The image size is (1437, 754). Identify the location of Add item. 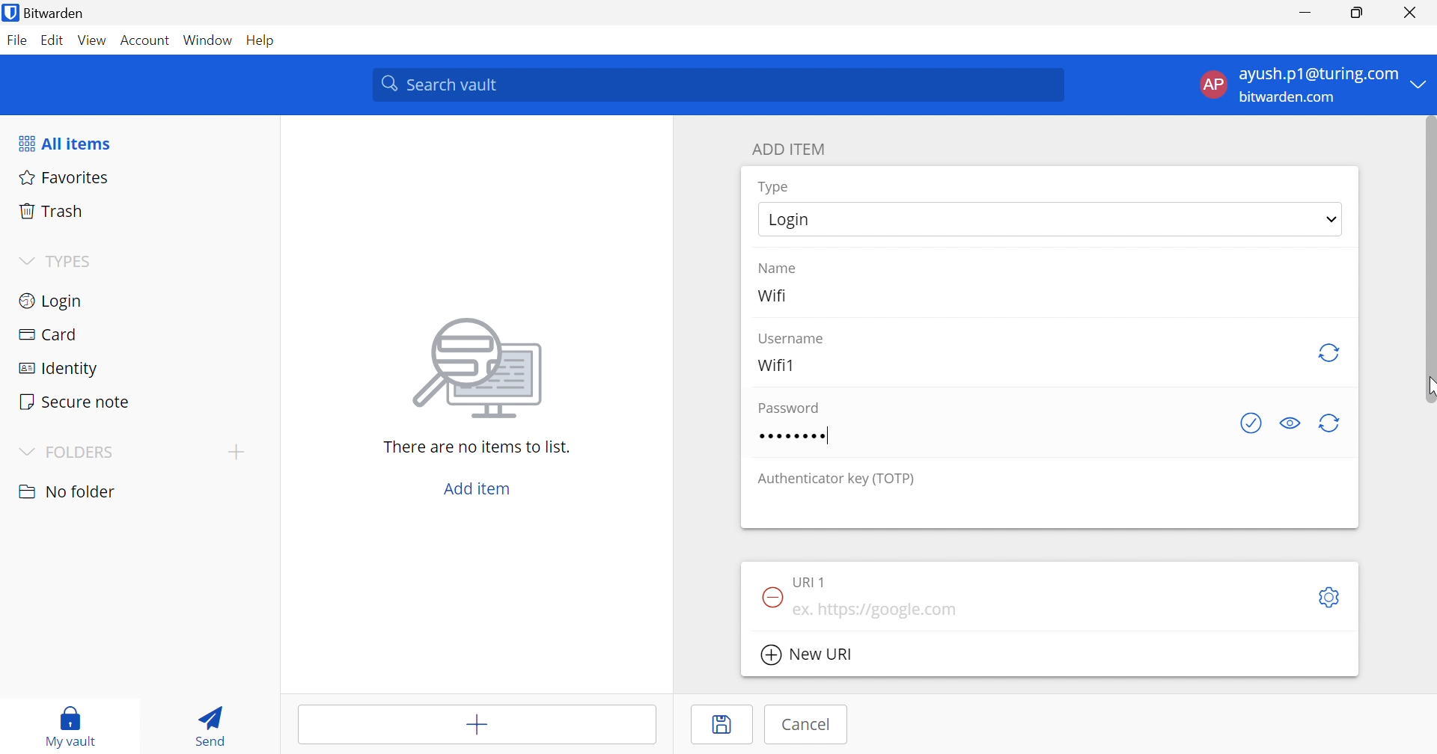
(478, 726).